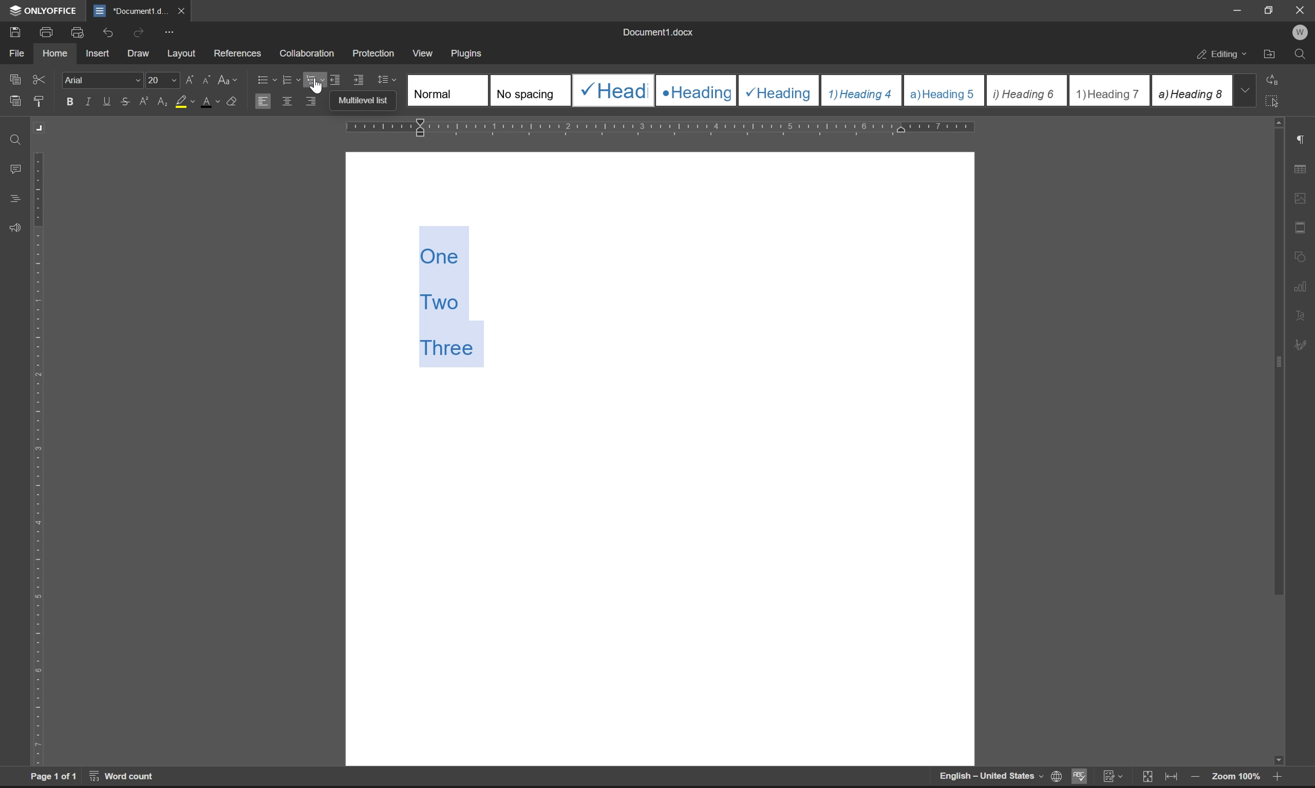 This screenshot has height=788, width=1315. What do you see at coordinates (612, 90) in the screenshot?
I see `Heading 1` at bounding box center [612, 90].